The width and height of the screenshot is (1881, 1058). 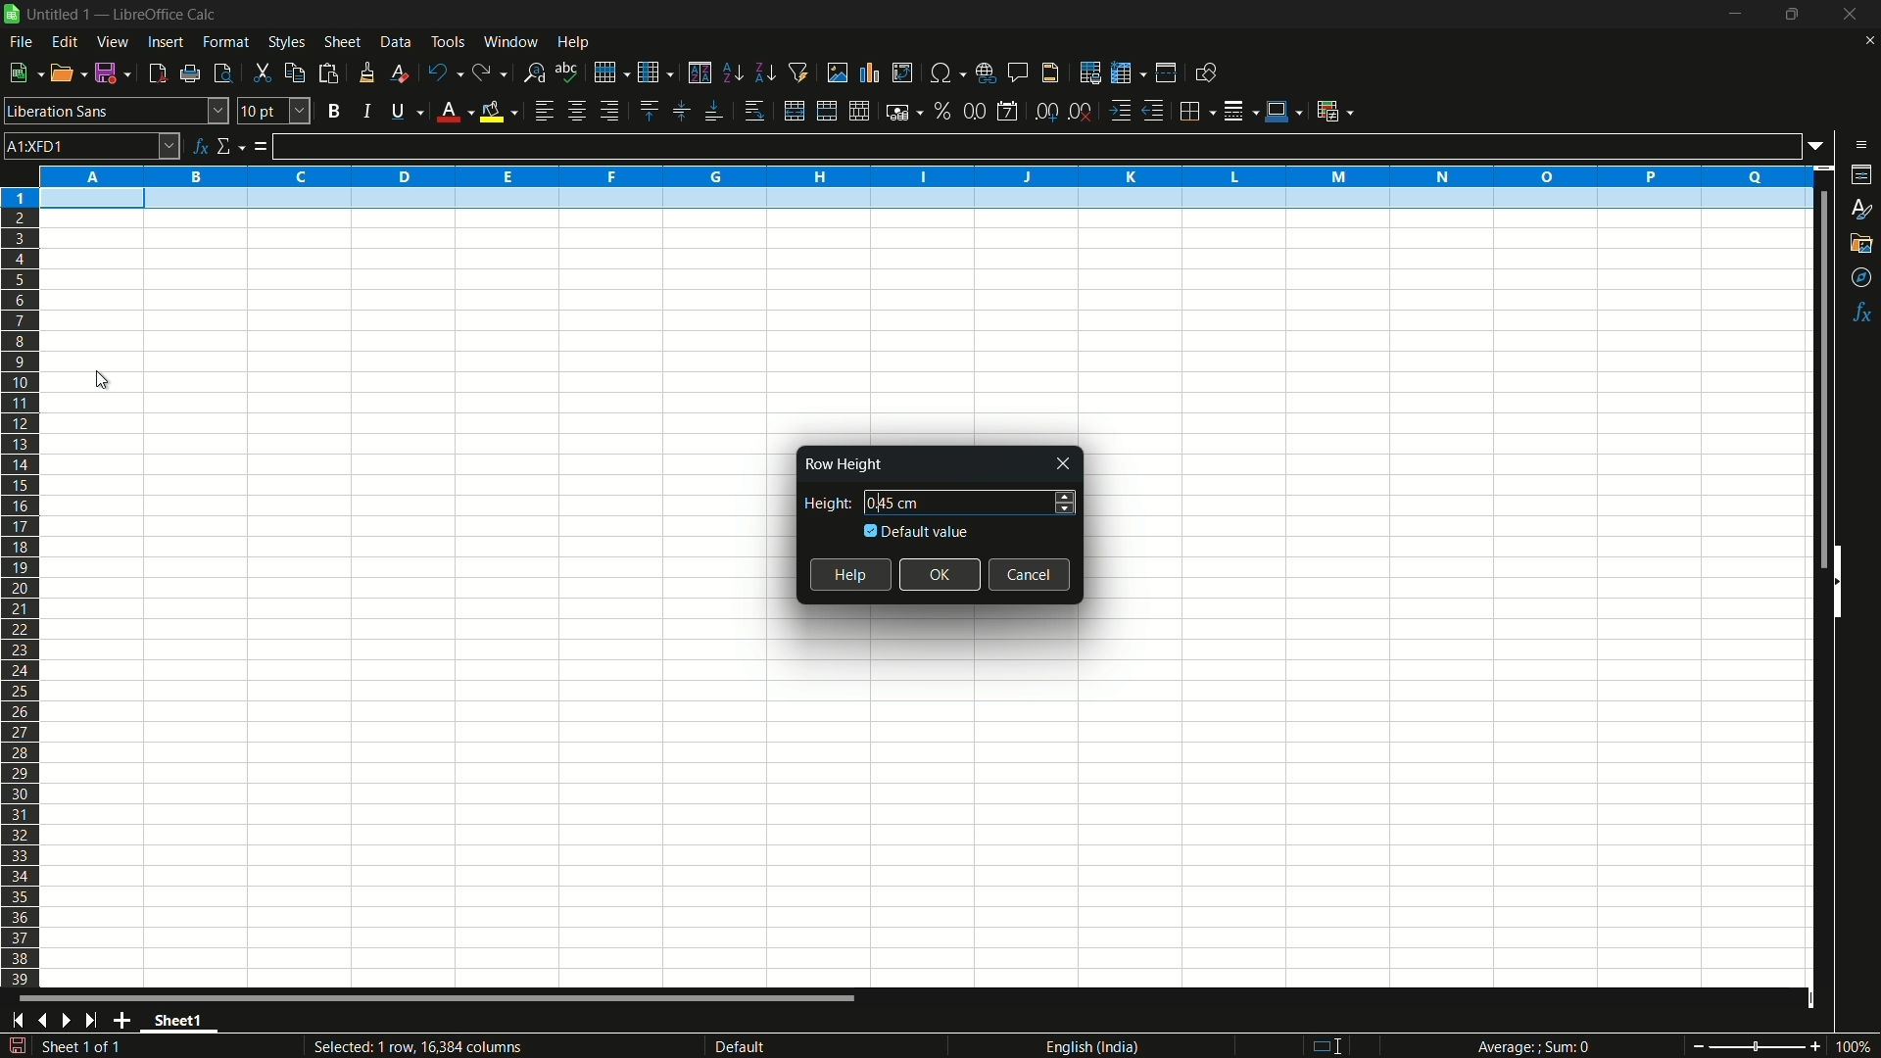 I want to click on maximize or restore, so click(x=1792, y=15).